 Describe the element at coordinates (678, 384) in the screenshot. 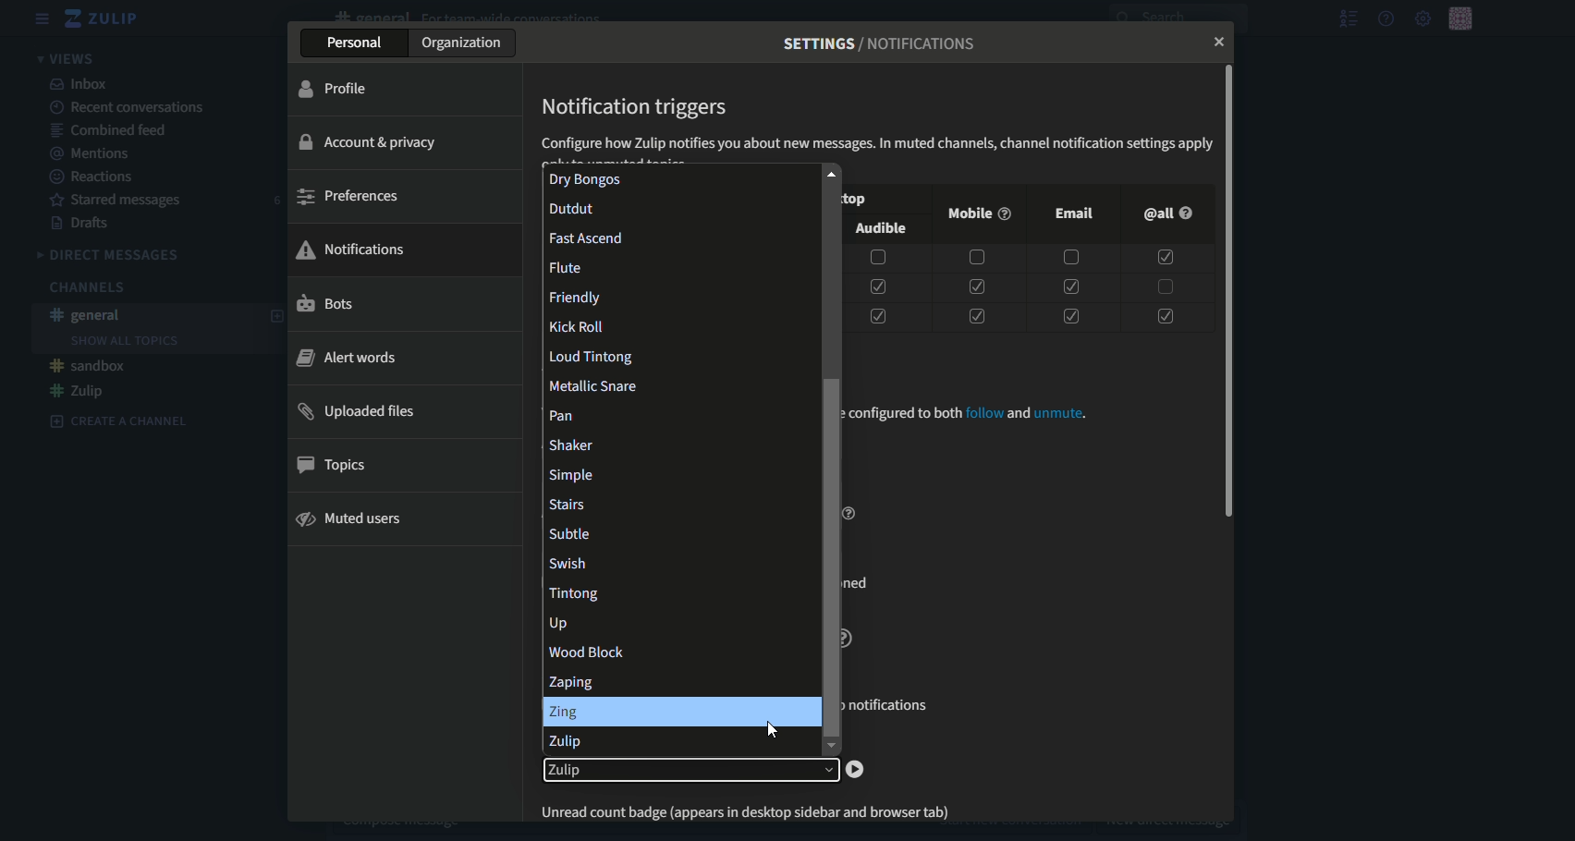

I see `metallic snare` at that location.